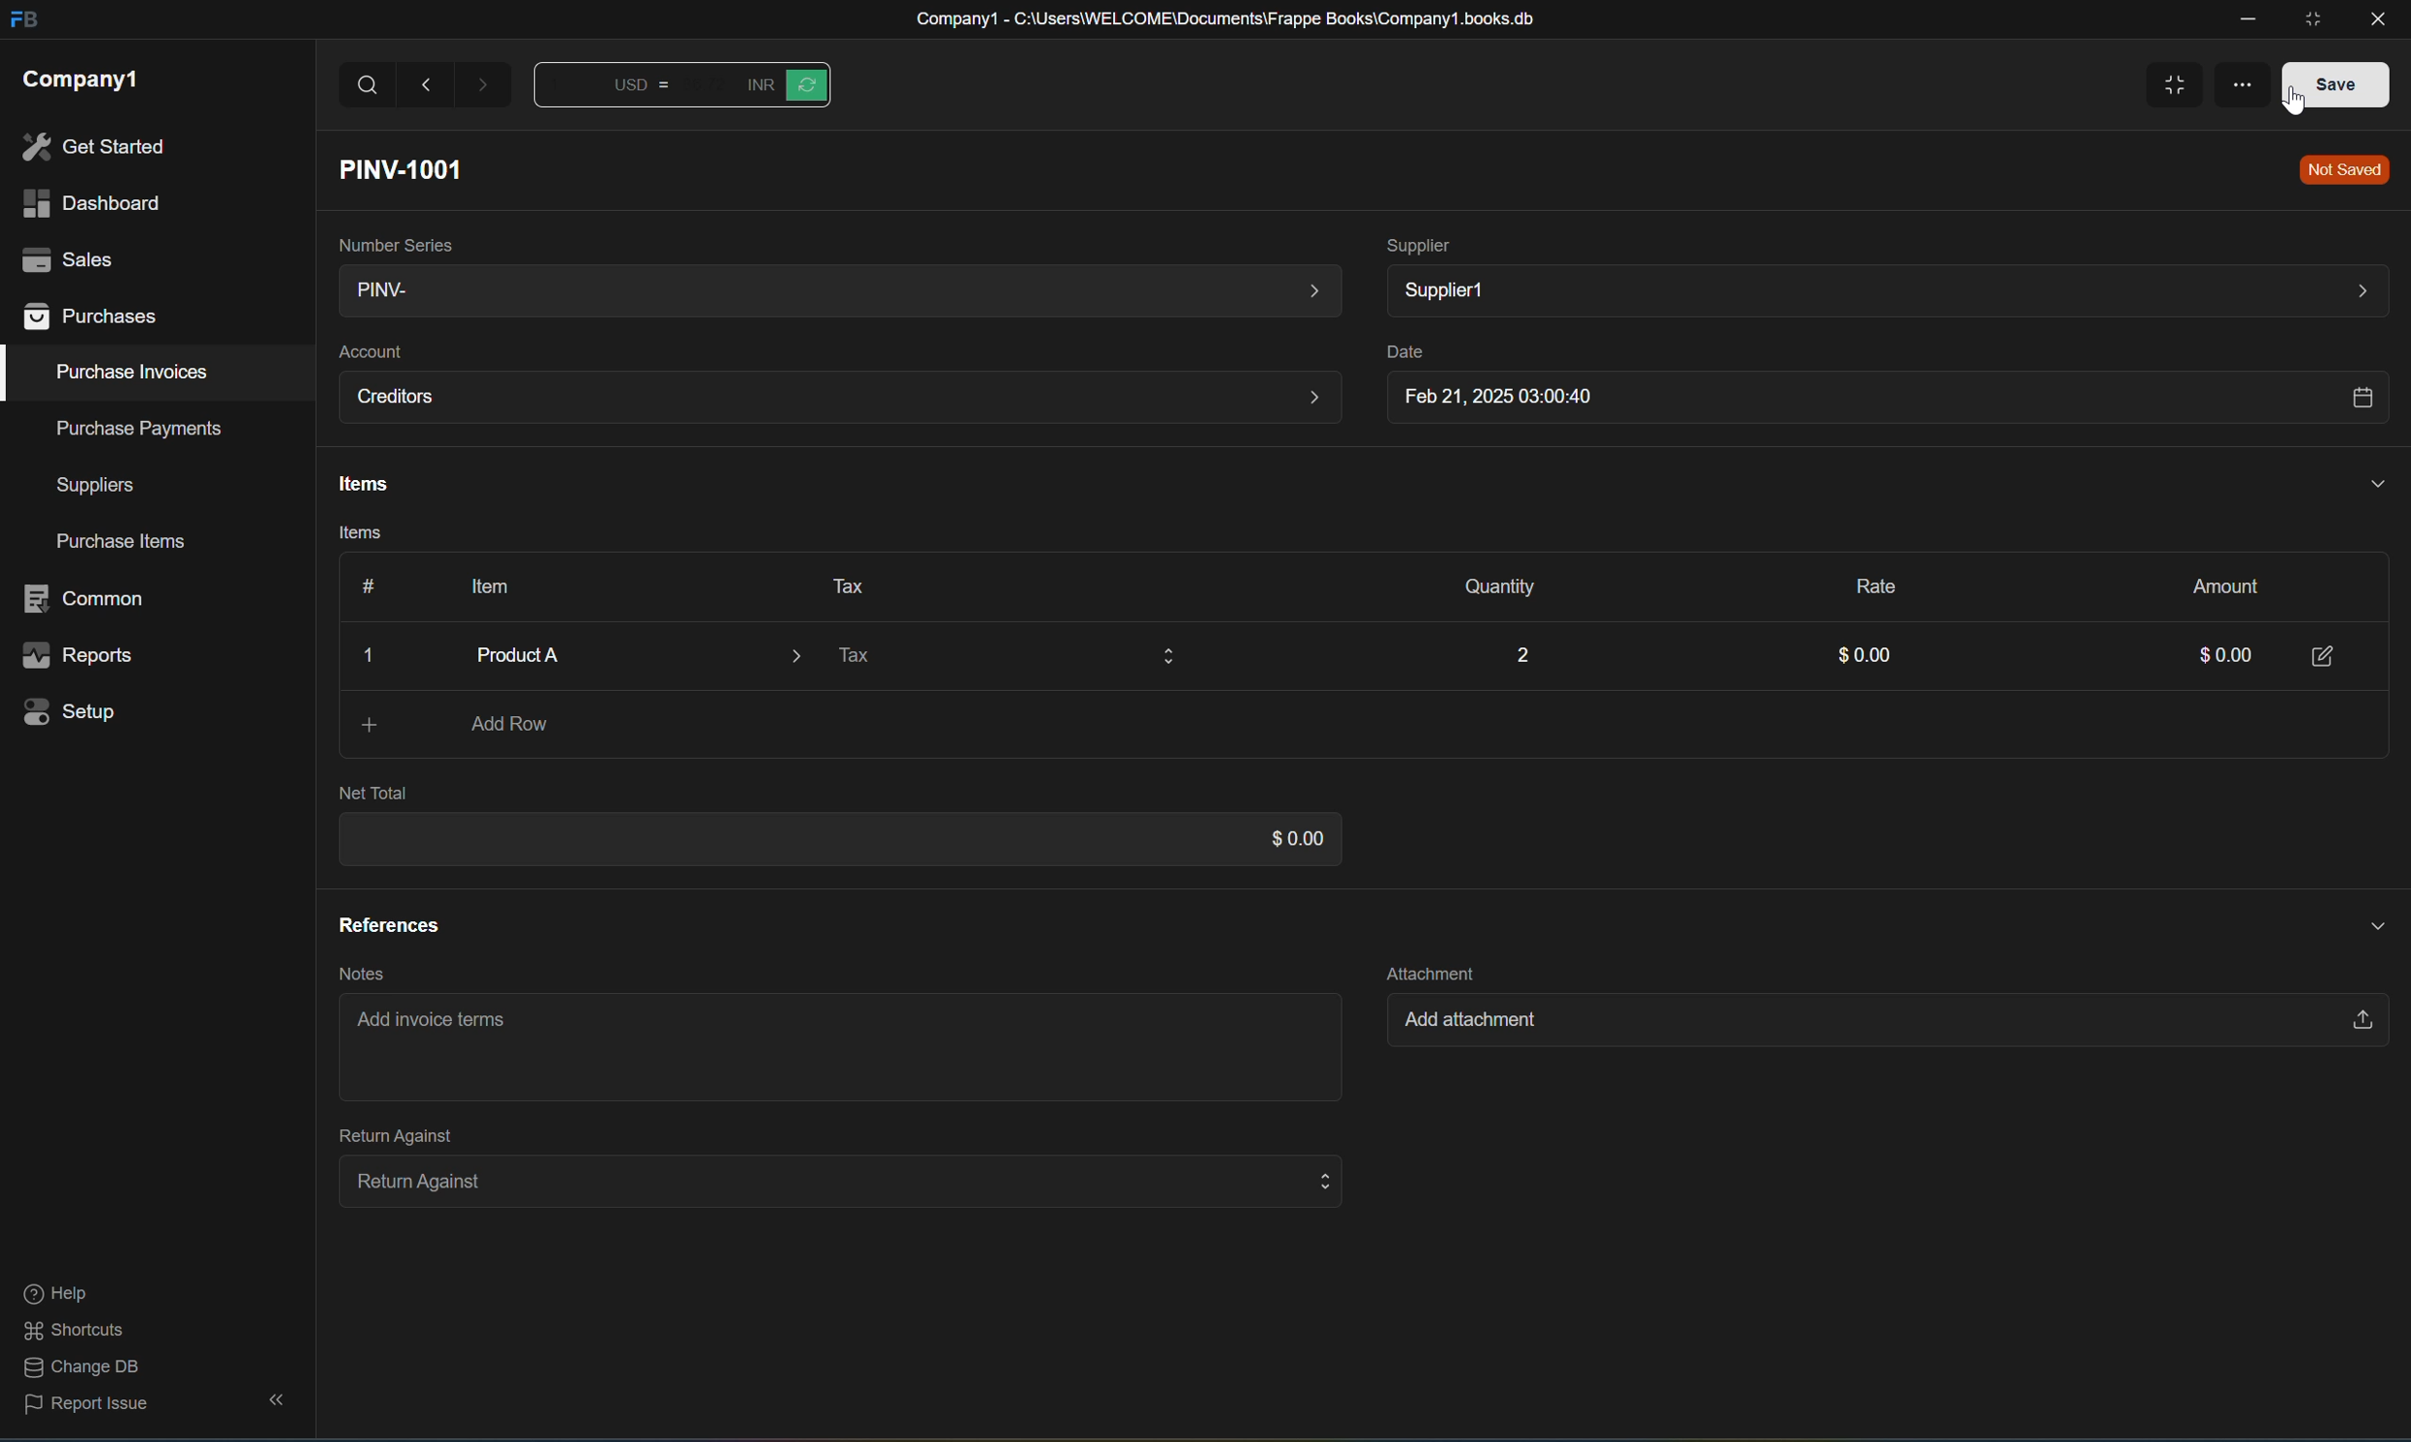 This screenshot has height=1442, width=2411. What do you see at coordinates (361, 586) in the screenshot?
I see `` at bounding box center [361, 586].